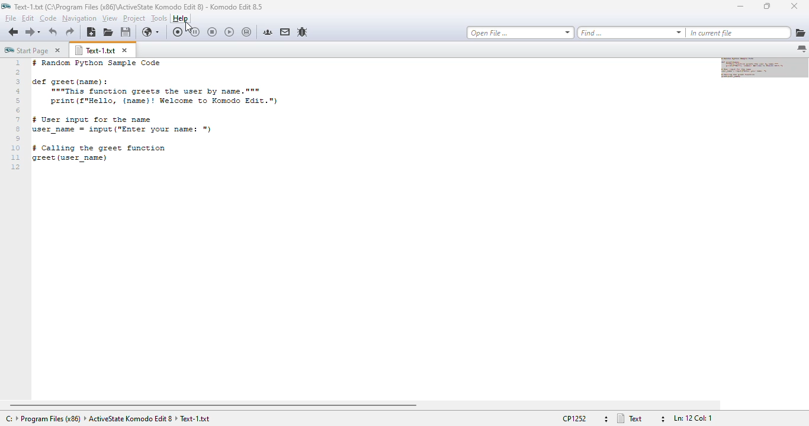 The image size is (809, 426). I want to click on go forward one location, so click(29, 31).